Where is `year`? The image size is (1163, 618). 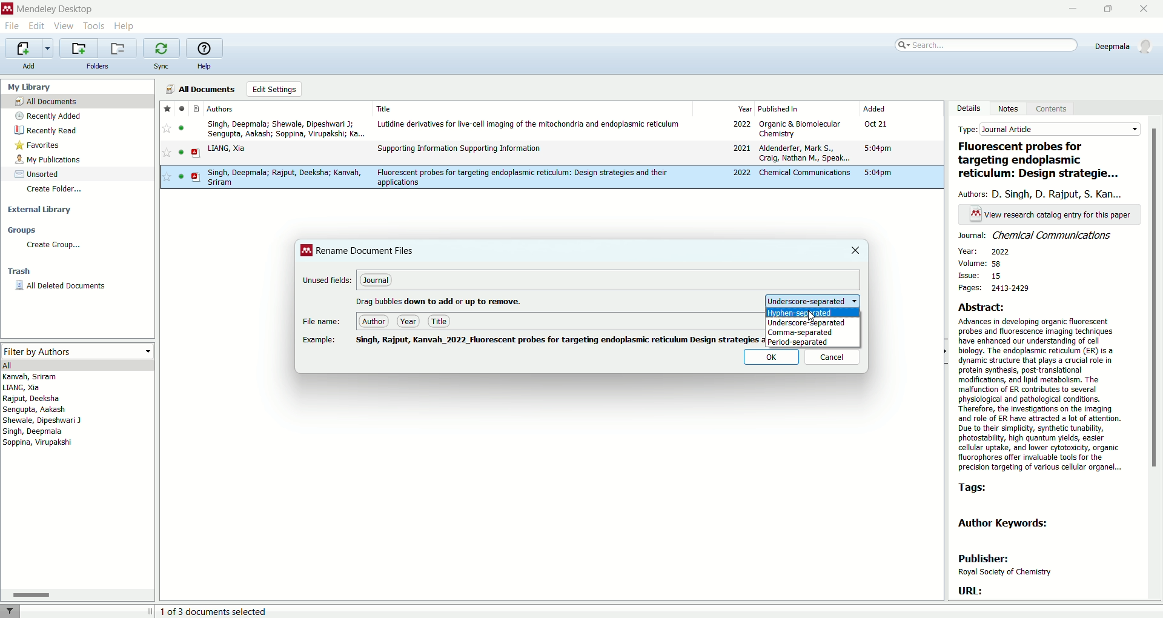 year is located at coordinates (409, 321).